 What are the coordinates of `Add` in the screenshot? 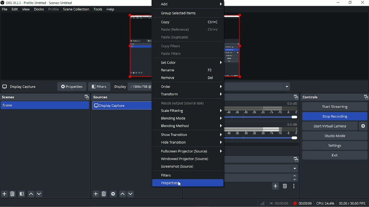 It's located at (188, 4).